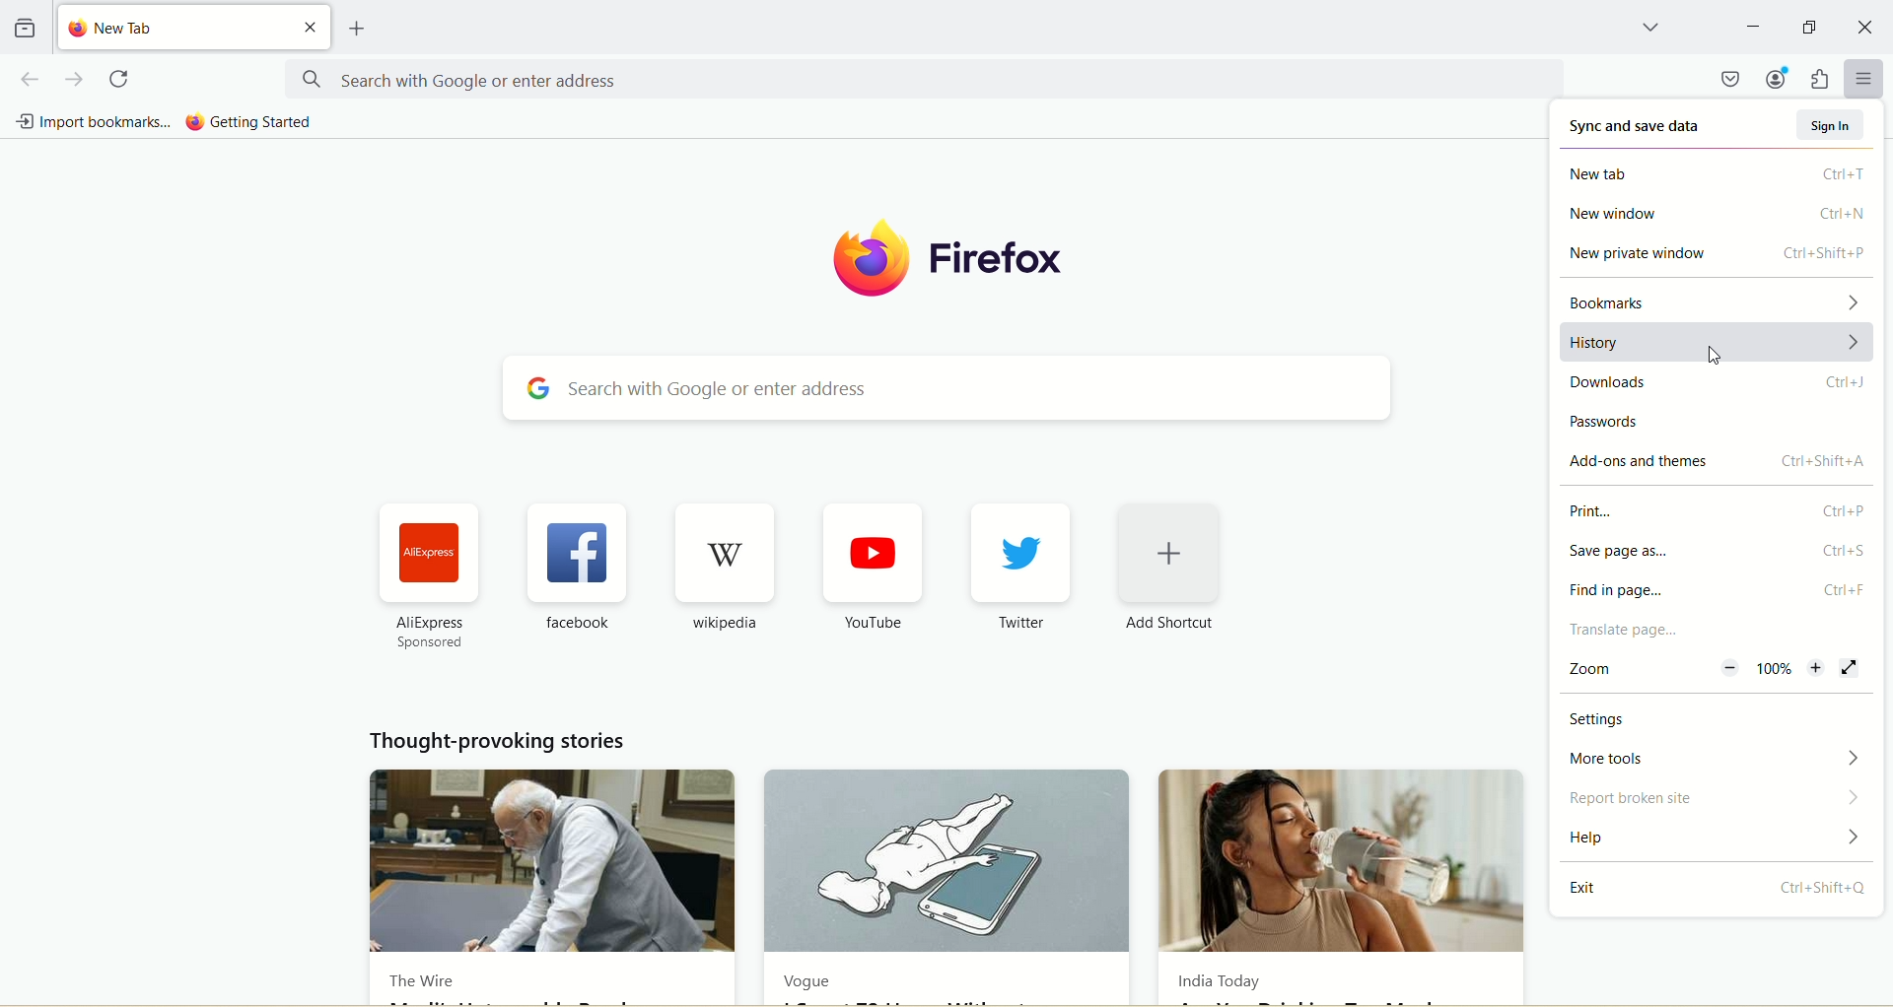  Describe the element at coordinates (1729, 667) in the screenshot. I see `zoom out` at that location.